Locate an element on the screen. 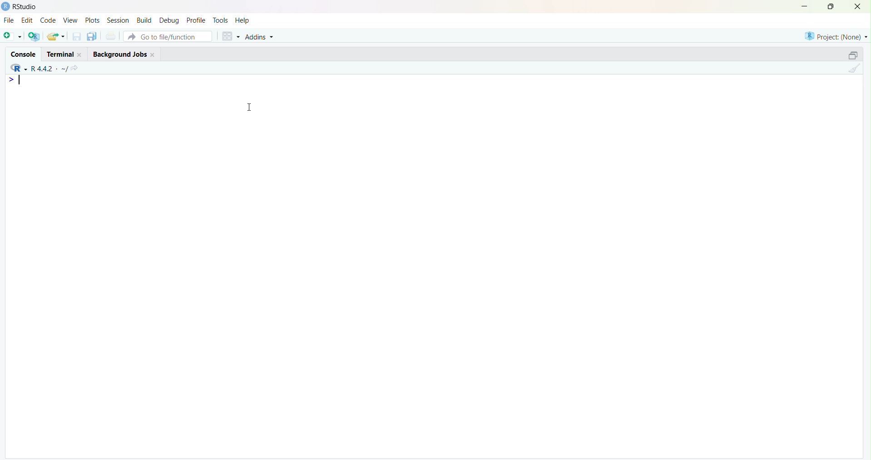 This screenshot has width=871, height=460. View is located at coordinates (69, 20).